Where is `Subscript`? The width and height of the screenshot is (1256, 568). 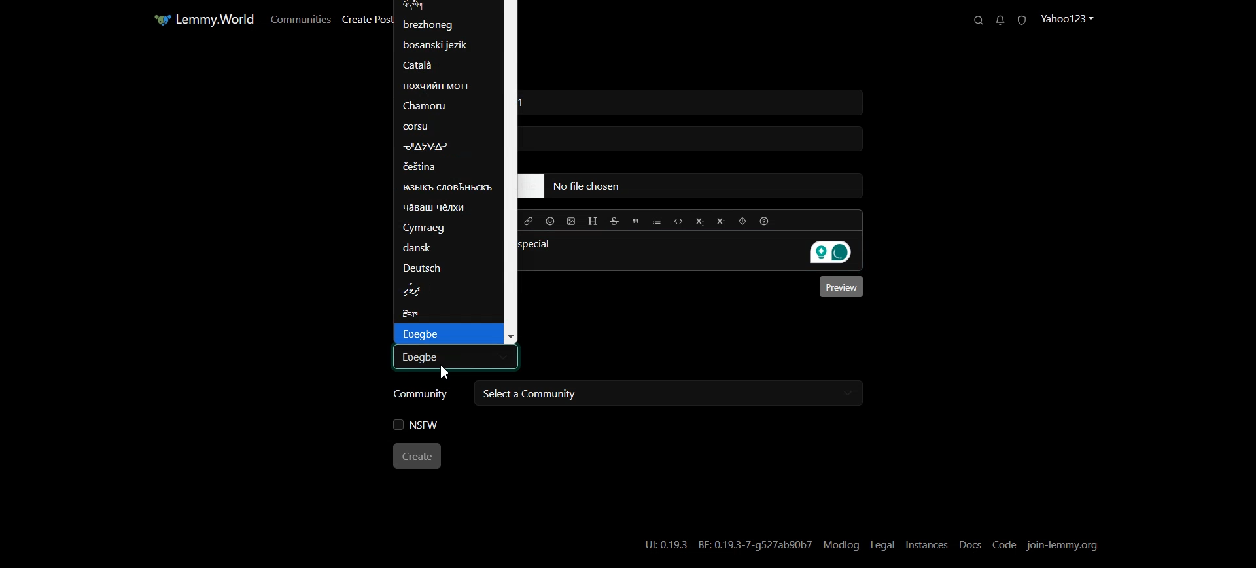
Subscript is located at coordinates (701, 221).